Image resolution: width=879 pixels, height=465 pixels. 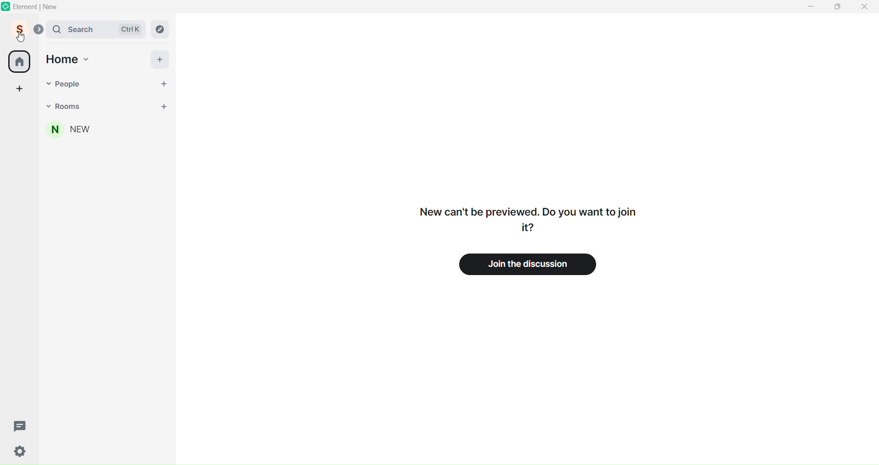 What do you see at coordinates (533, 264) in the screenshot?
I see `Join the discussion` at bounding box center [533, 264].